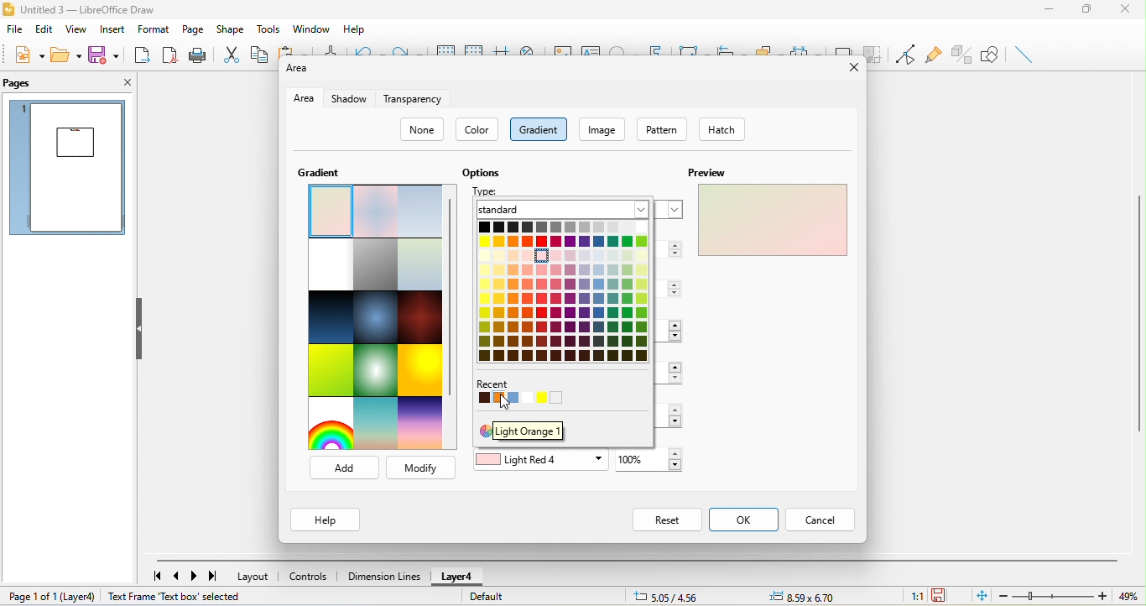 This screenshot has height=606, width=1146. Describe the element at coordinates (1071, 595) in the screenshot. I see `zoom` at that location.